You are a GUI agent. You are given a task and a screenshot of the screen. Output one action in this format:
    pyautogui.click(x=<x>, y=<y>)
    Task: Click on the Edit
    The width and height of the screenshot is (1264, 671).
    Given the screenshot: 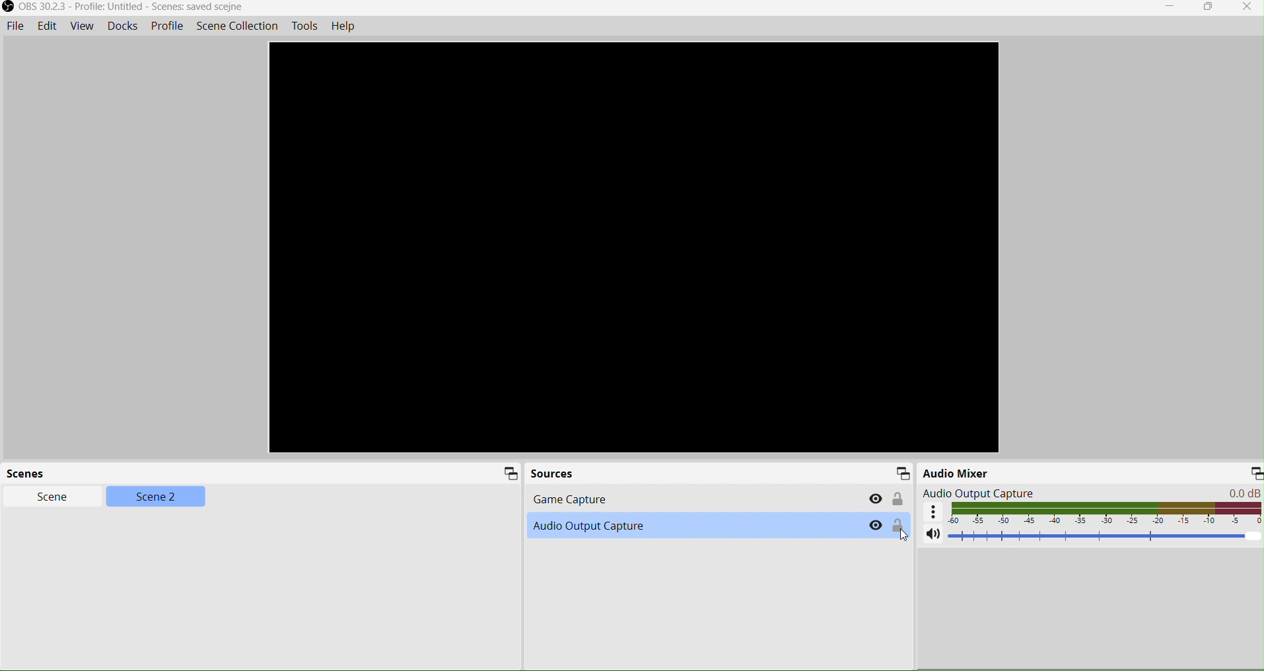 What is the action you would take?
    pyautogui.click(x=47, y=26)
    